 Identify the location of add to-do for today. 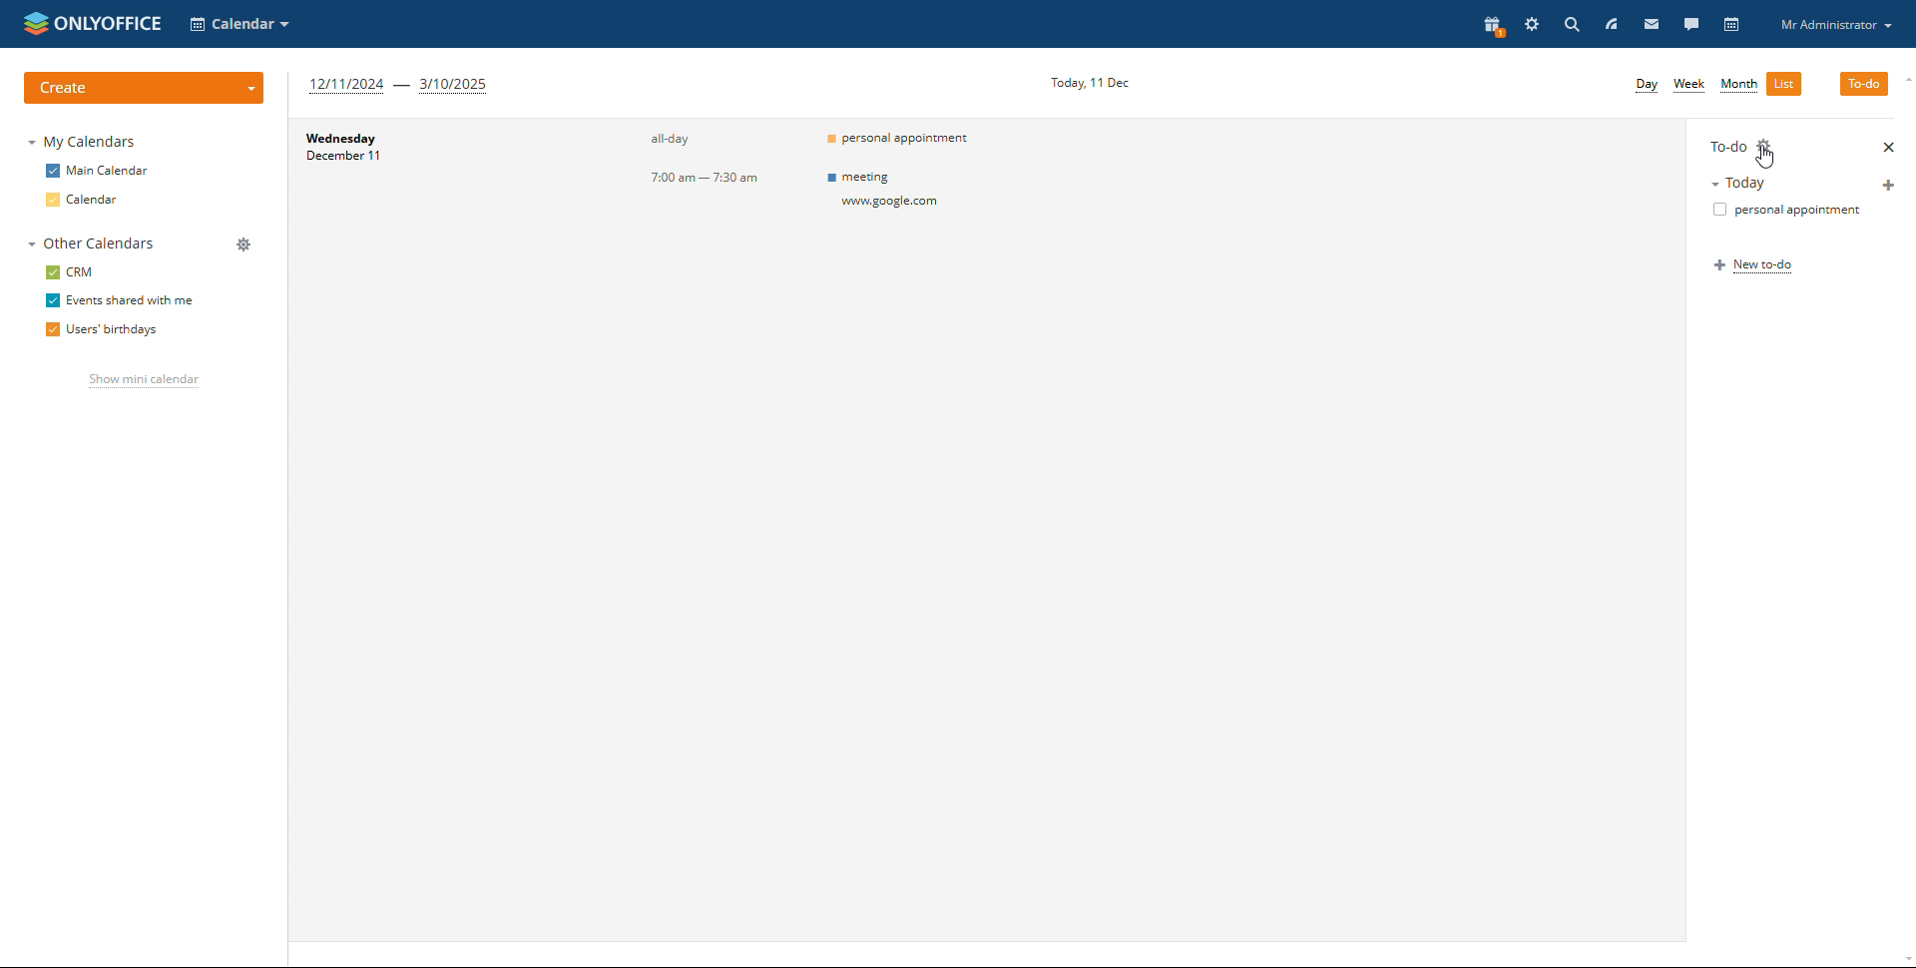
(1890, 184).